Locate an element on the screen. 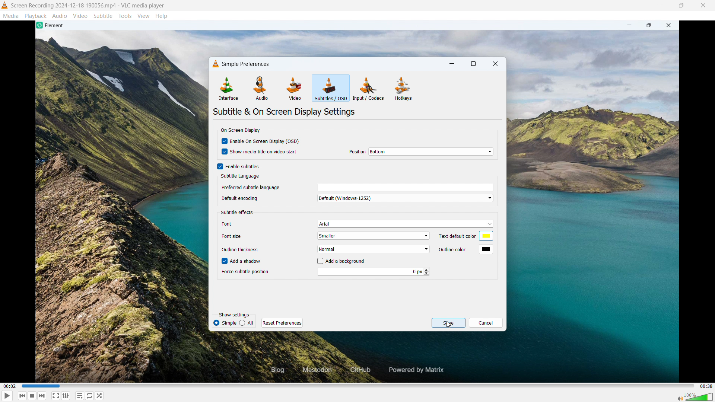  toggle playlist is located at coordinates (80, 396).